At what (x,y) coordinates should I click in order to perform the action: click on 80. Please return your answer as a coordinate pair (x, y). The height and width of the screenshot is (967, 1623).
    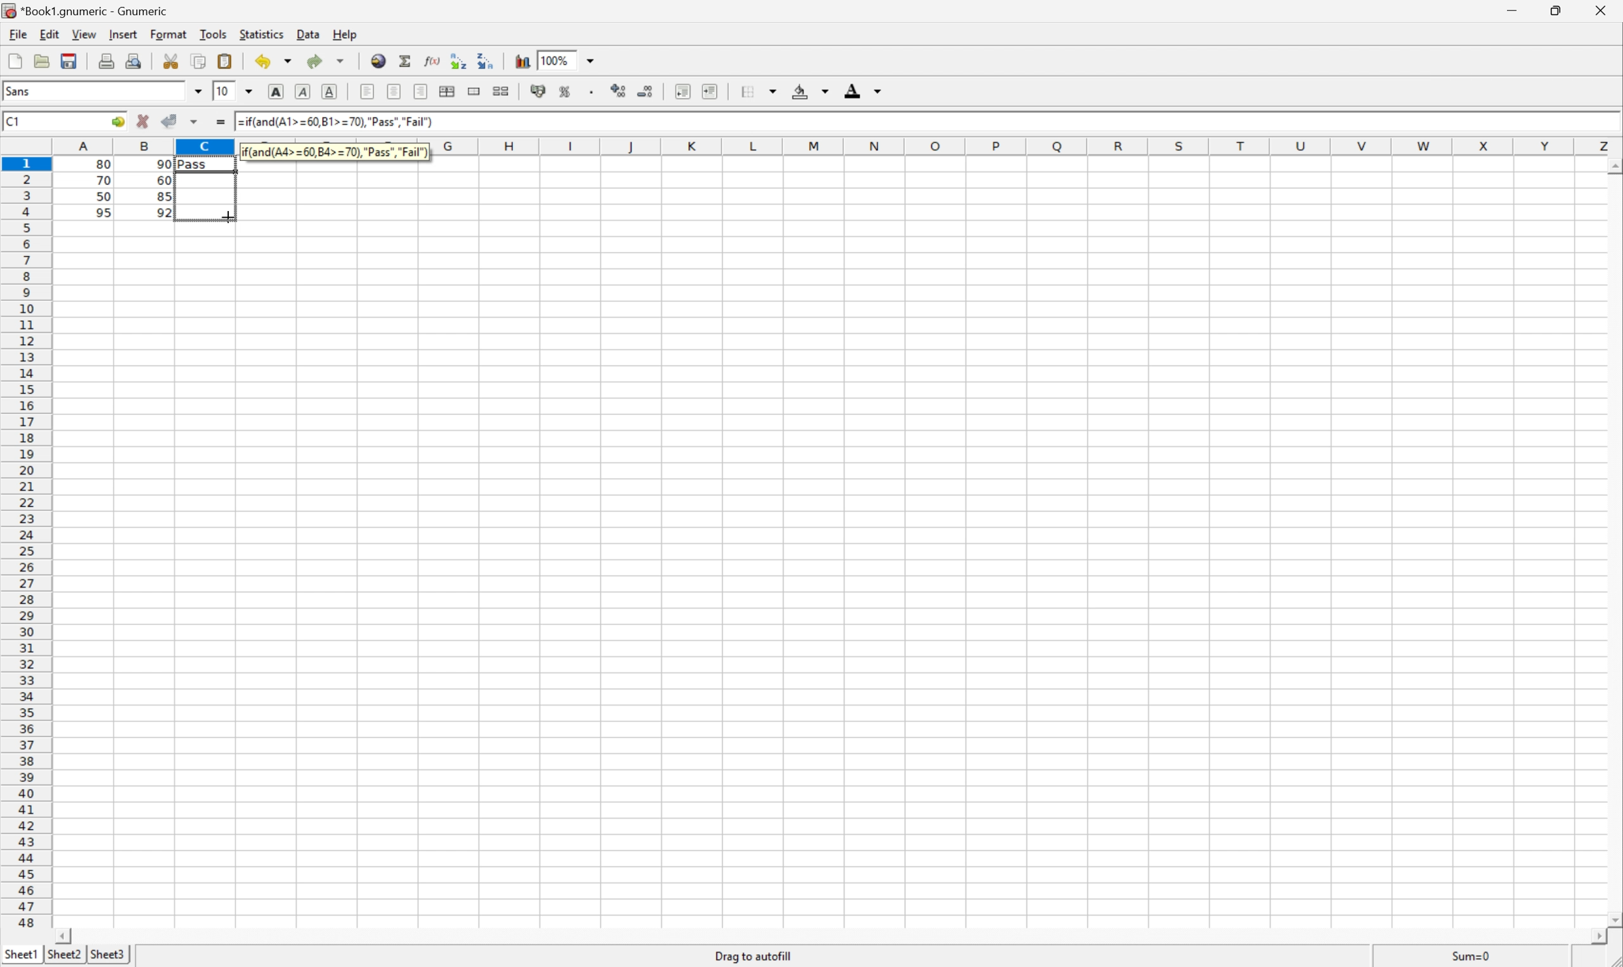
    Looking at the image, I should click on (107, 162).